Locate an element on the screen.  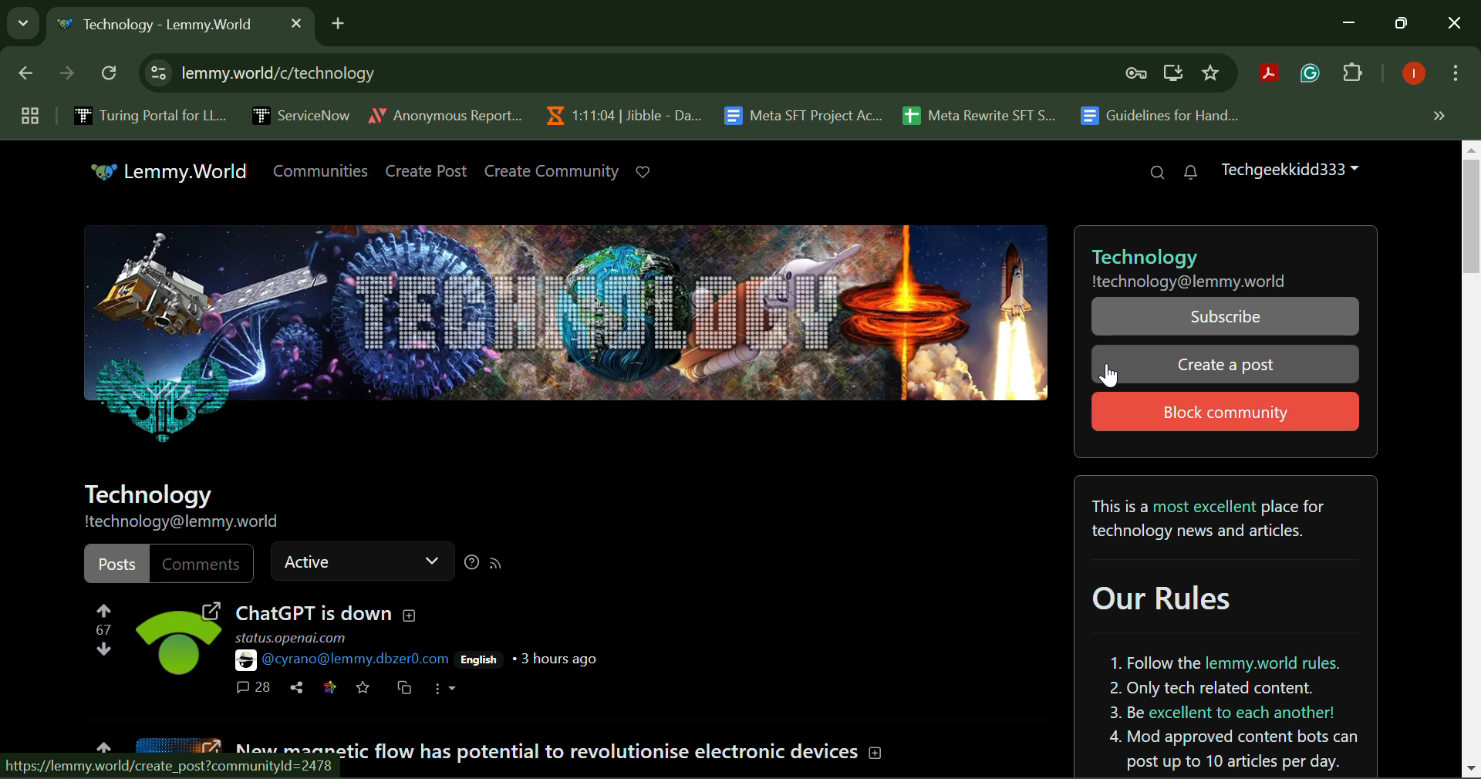
Notifications is located at coordinates (1189, 173).